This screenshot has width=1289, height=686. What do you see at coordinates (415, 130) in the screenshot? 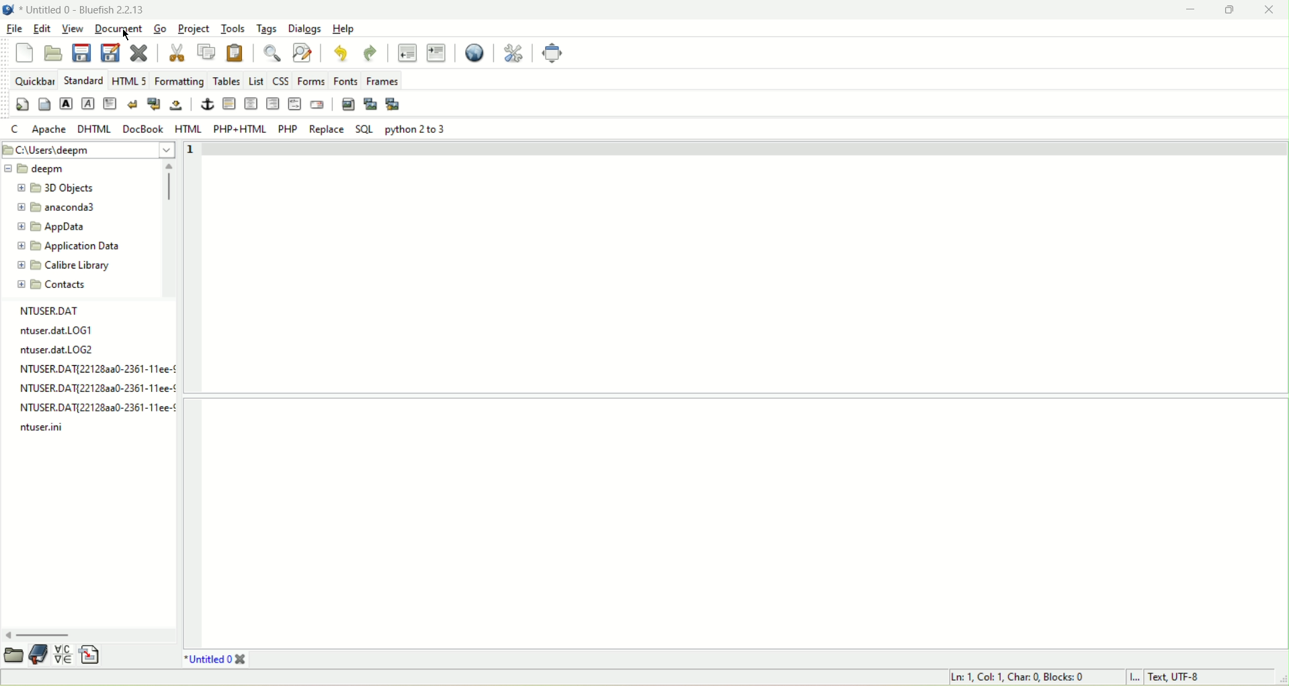
I see `python 2 to 3` at bounding box center [415, 130].